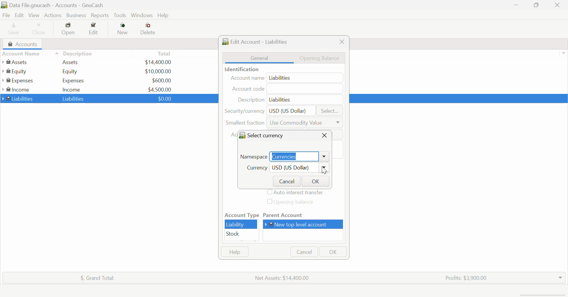 The width and height of the screenshot is (568, 297). What do you see at coordinates (6, 15) in the screenshot?
I see `File` at bounding box center [6, 15].